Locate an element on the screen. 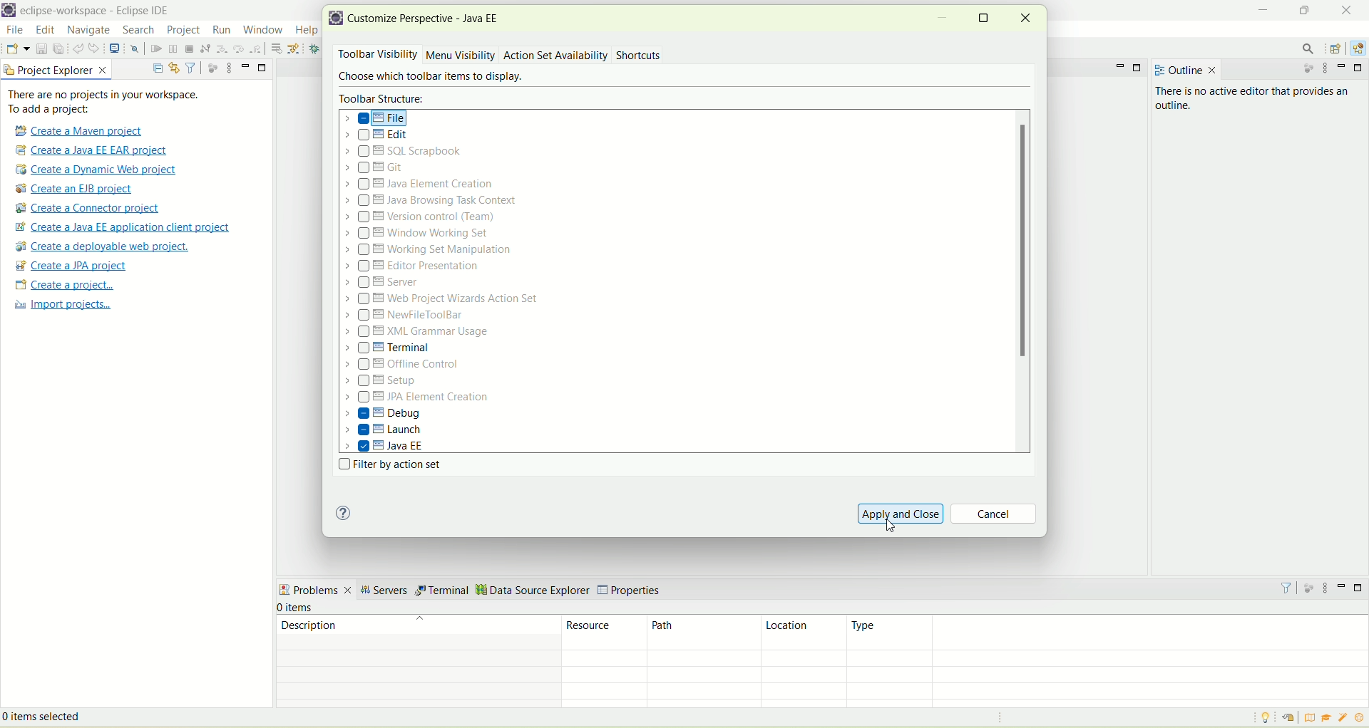 Image resolution: width=1369 pixels, height=728 pixels. help is located at coordinates (343, 514).